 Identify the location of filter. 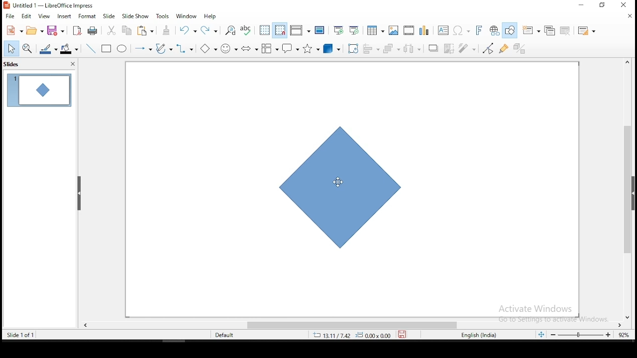
(468, 49).